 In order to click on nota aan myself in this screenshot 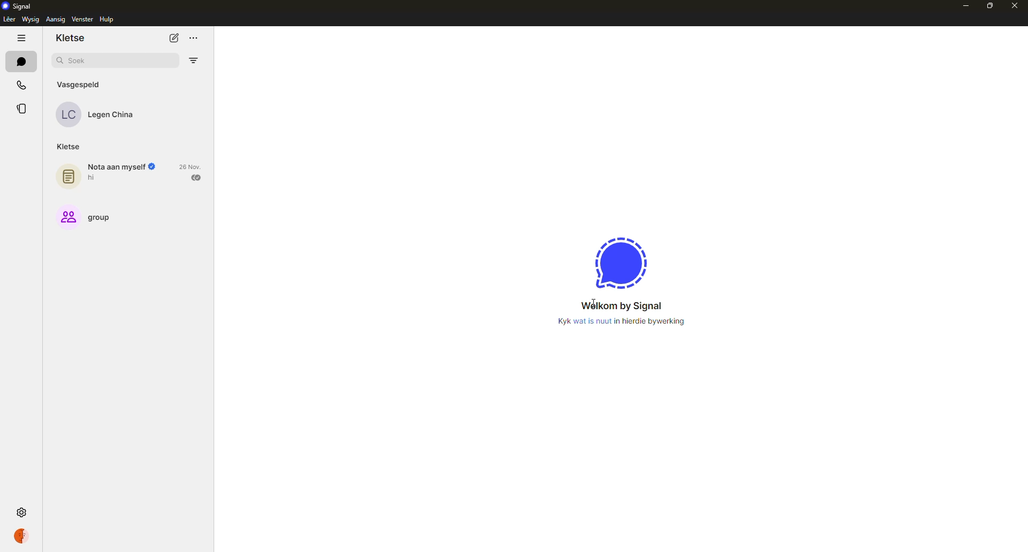, I will do `click(105, 173)`.